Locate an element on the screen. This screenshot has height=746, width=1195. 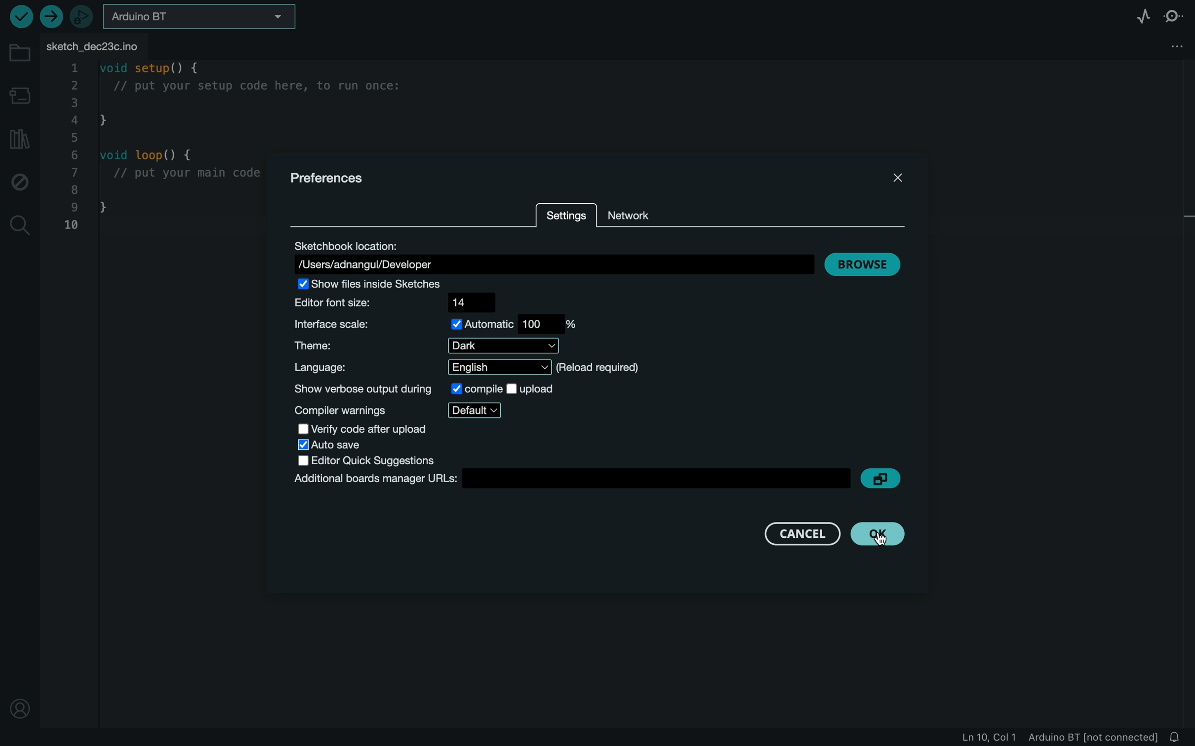
font size is located at coordinates (406, 302).